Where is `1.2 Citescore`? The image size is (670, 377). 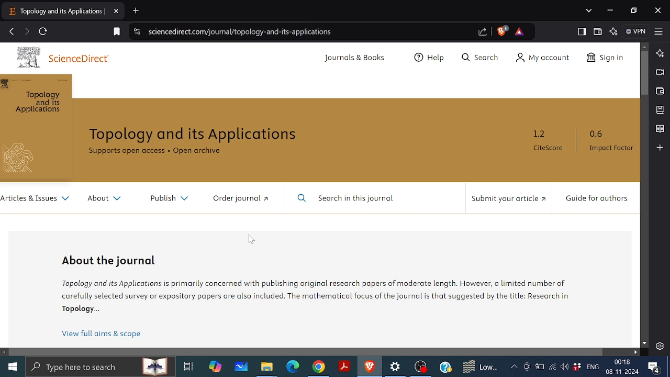 1.2 Citescore is located at coordinates (551, 142).